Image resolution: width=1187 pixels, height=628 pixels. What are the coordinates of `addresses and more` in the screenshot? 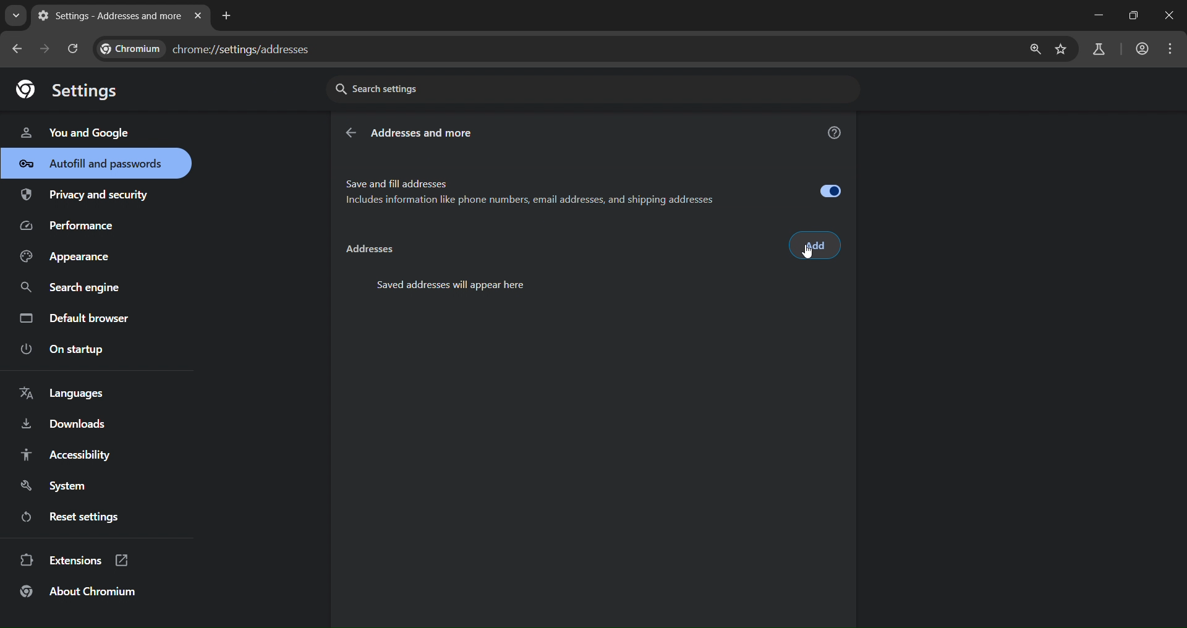 It's located at (432, 134).